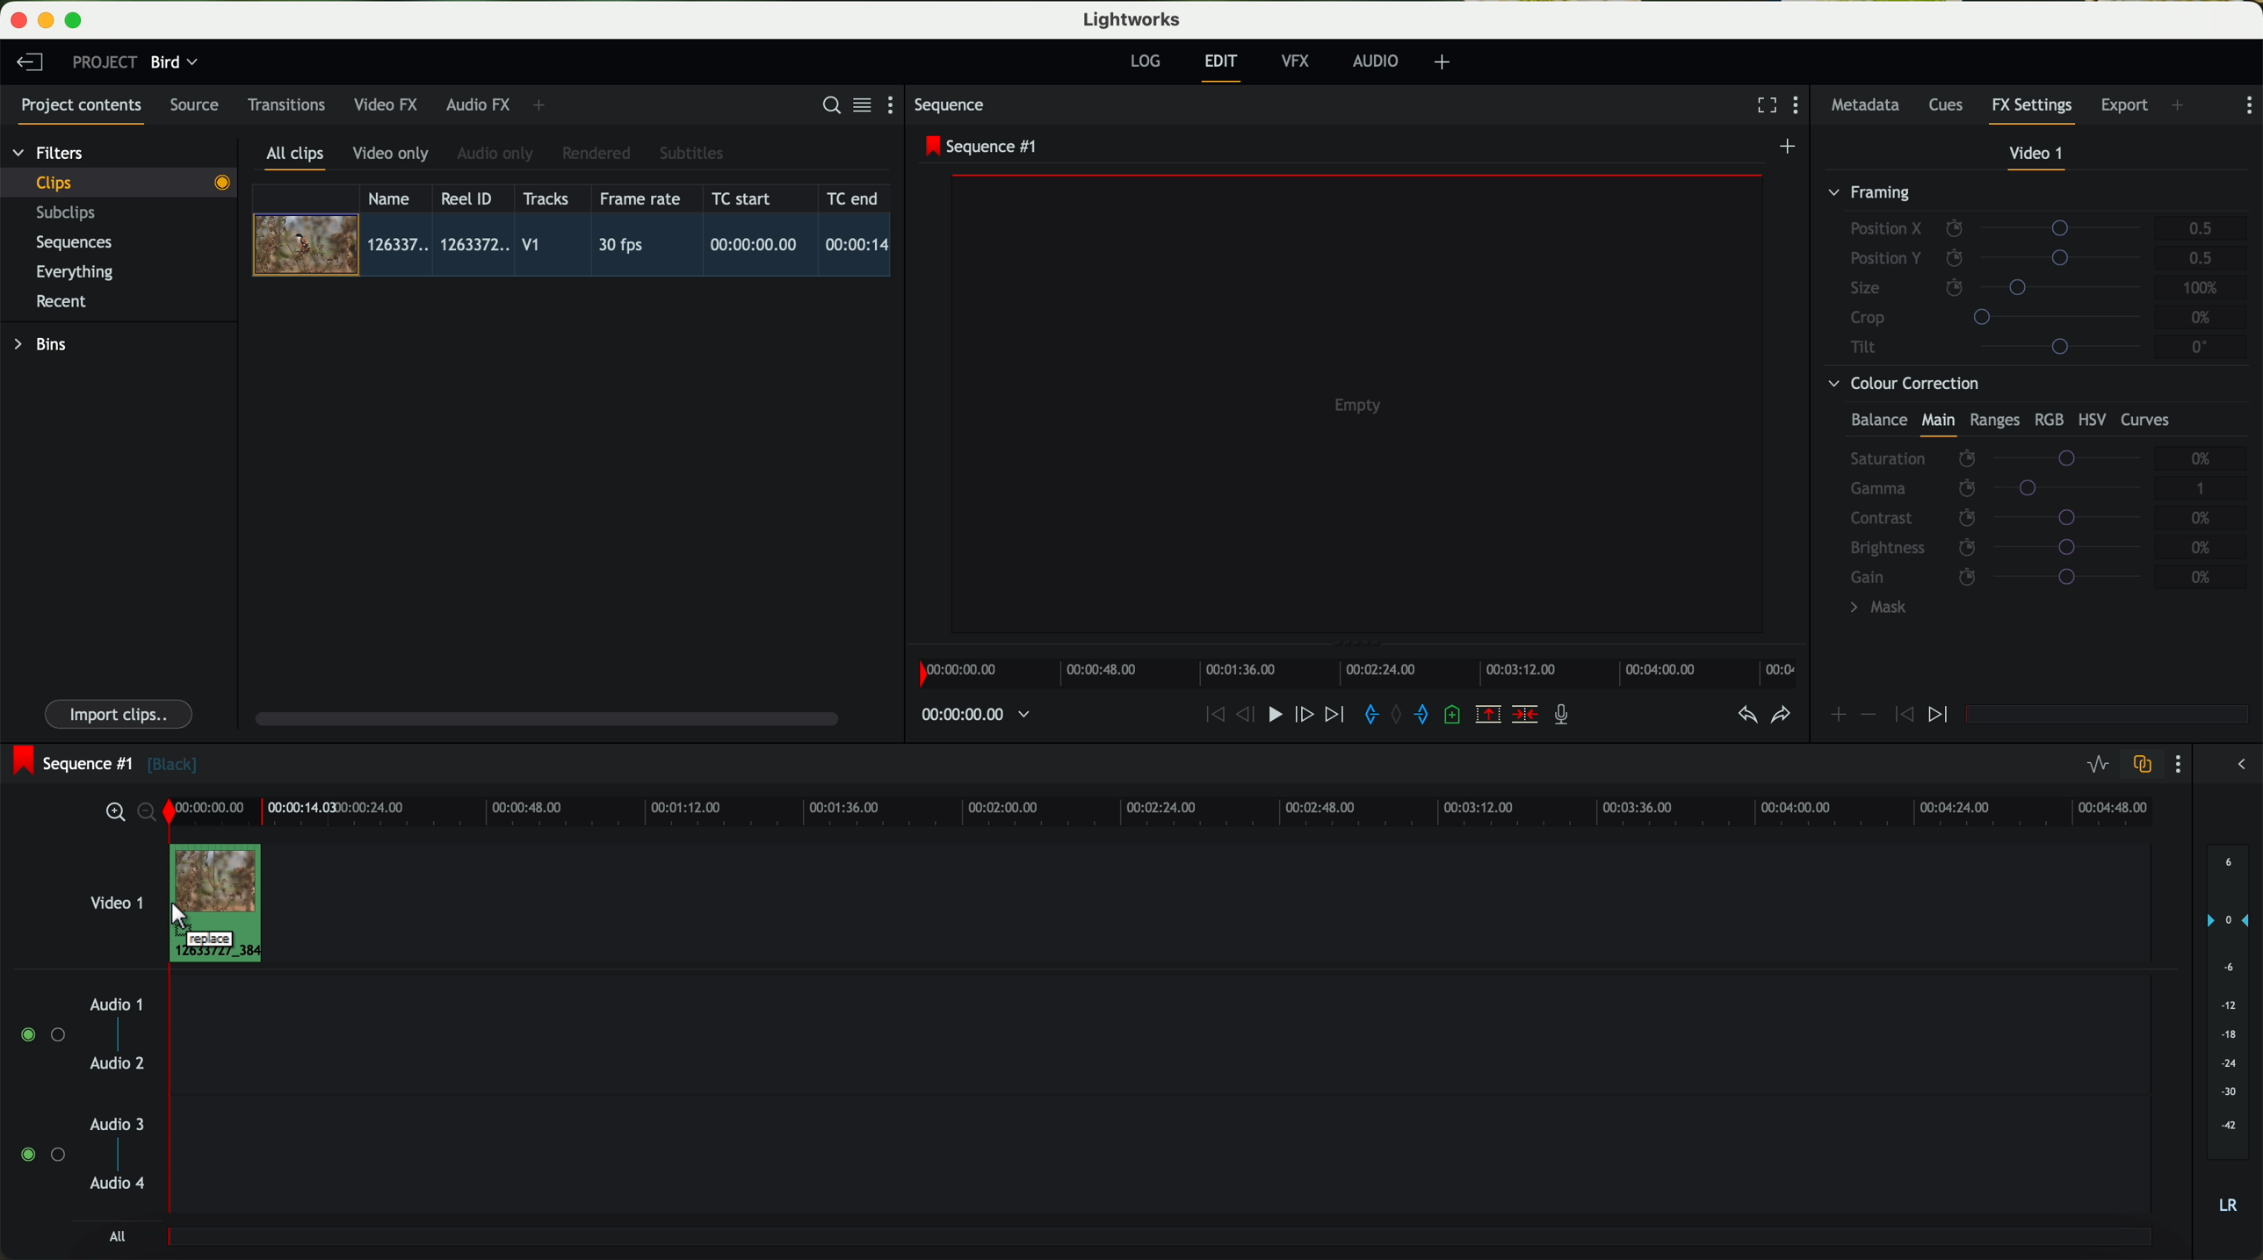 Image resolution: width=2263 pixels, height=1260 pixels. Describe the element at coordinates (2247, 105) in the screenshot. I see `show settings menu` at that location.